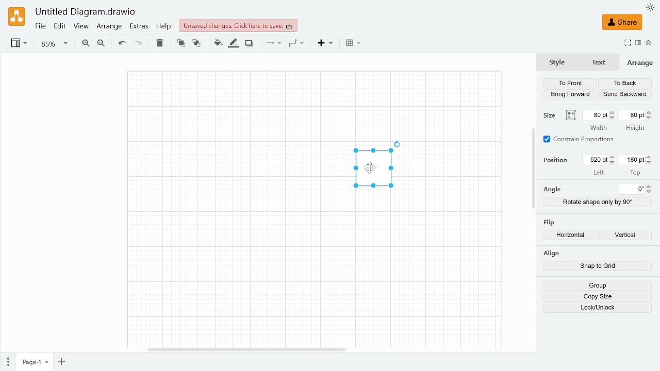 This screenshot has width=660, height=371. I want to click on top, so click(635, 172).